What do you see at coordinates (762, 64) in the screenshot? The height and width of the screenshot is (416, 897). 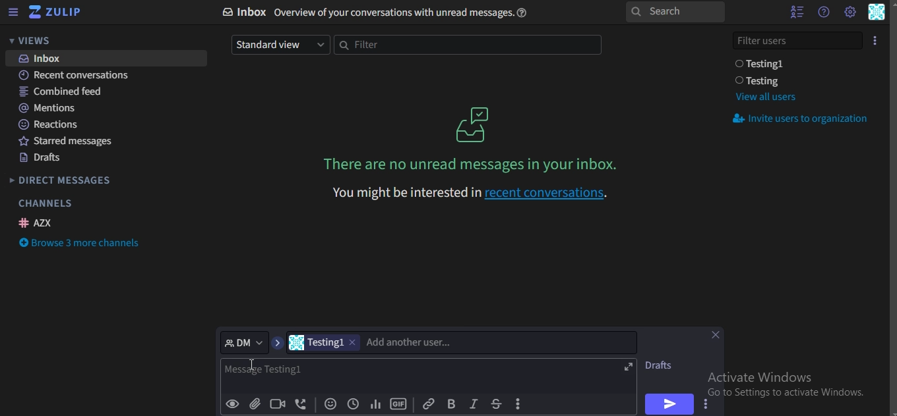 I see `testing1` at bounding box center [762, 64].